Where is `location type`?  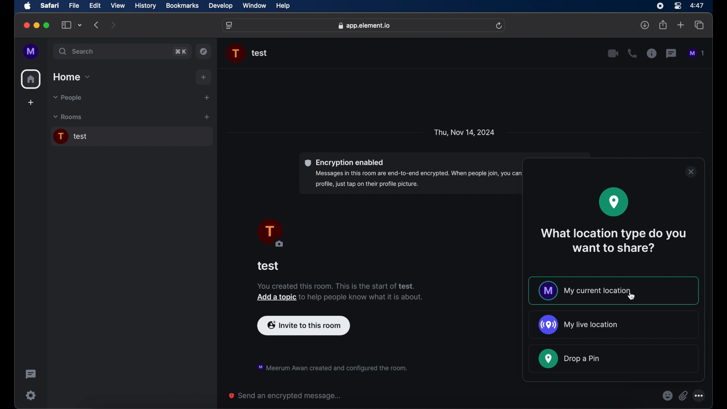
location type is located at coordinates (615, 240).